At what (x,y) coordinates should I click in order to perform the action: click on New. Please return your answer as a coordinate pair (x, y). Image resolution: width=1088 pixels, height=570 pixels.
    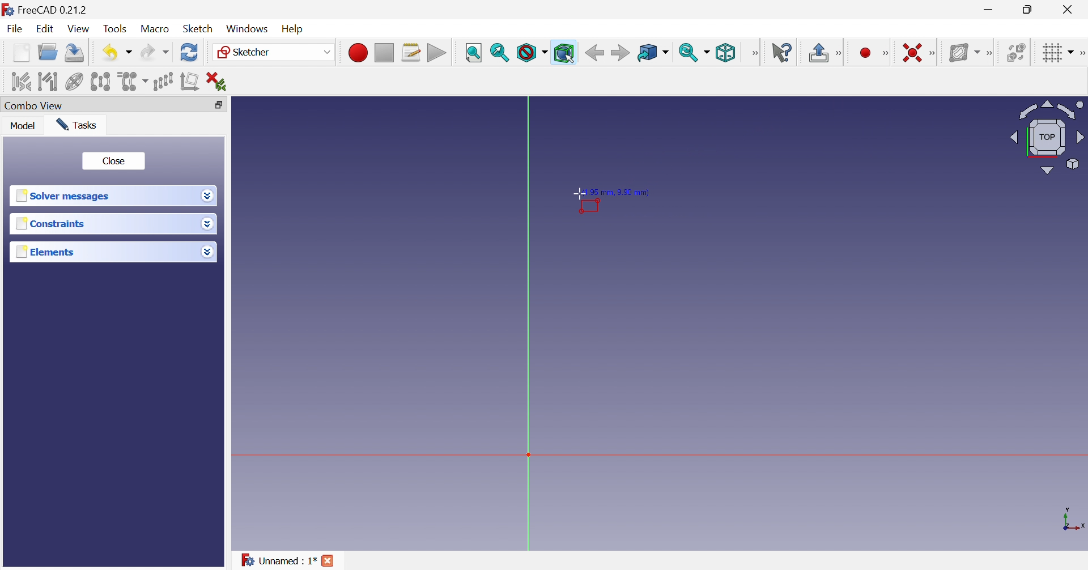
    Looking at the image, I should click on (21, 52).